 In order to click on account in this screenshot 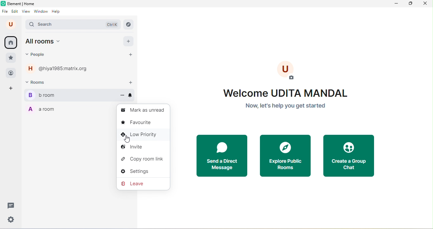, I will do `click(11, 24)`.